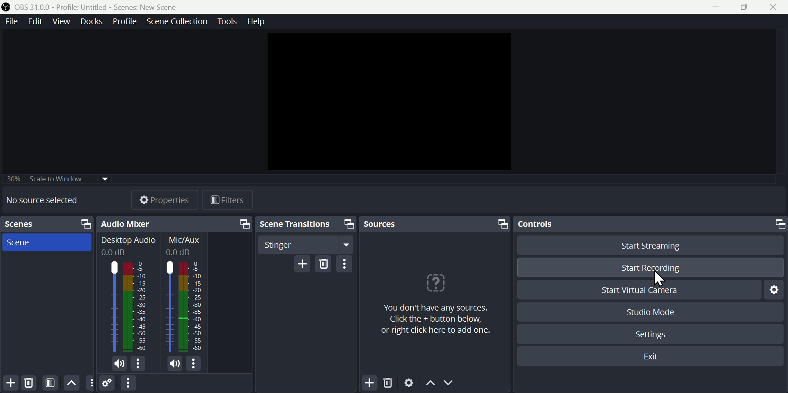 The height and width of the screenshot is (393, 788). What do you see at coordinates (303, 265) in the screenshot?
I see `Add` at bounding box center [303, 265].